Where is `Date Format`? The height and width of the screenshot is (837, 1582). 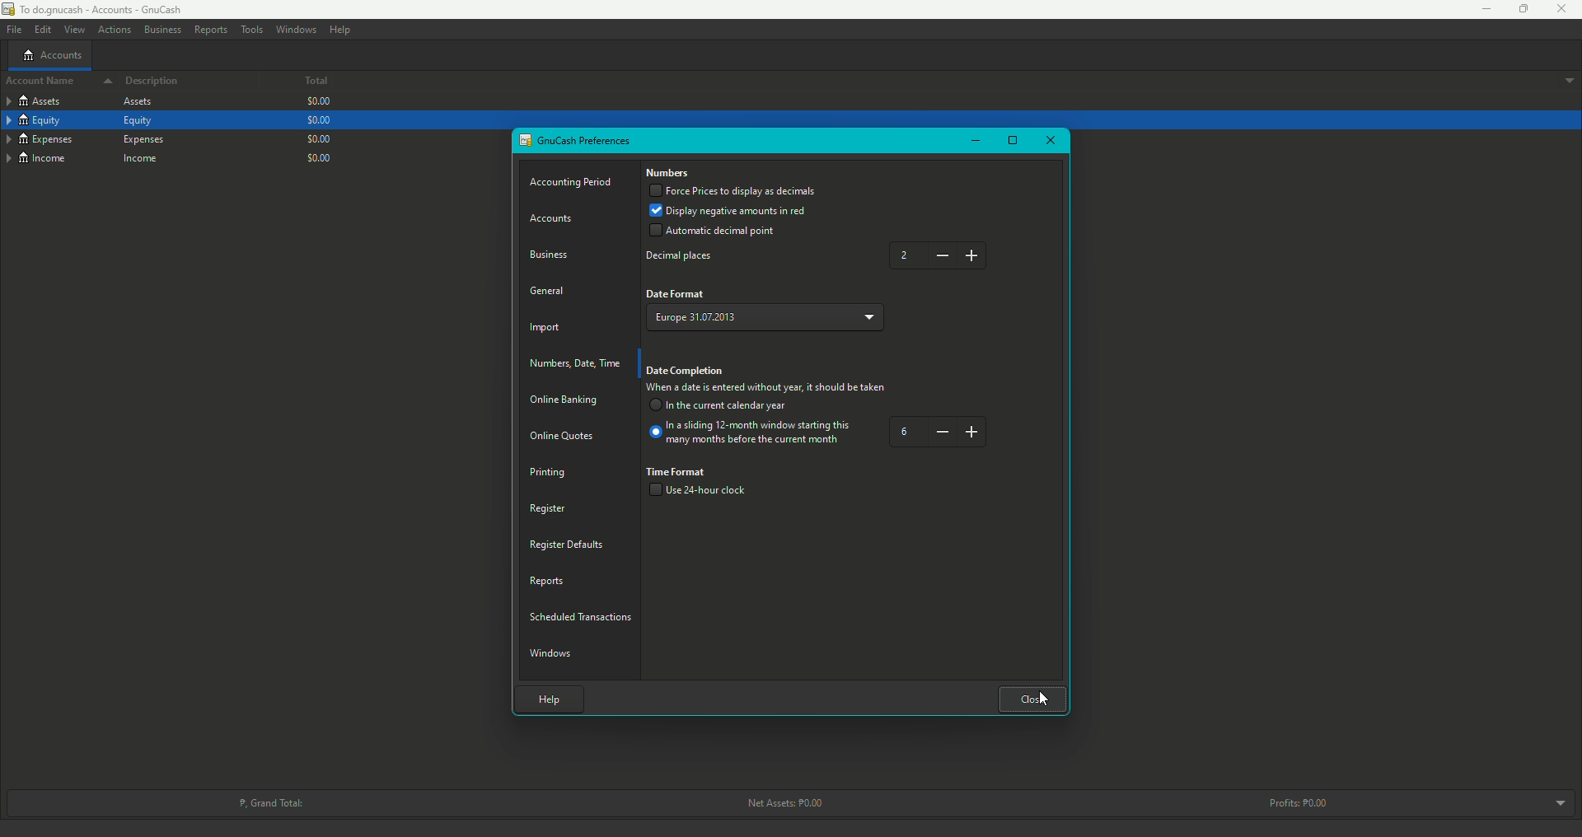 Date Format is located at coordinates (676, 294).